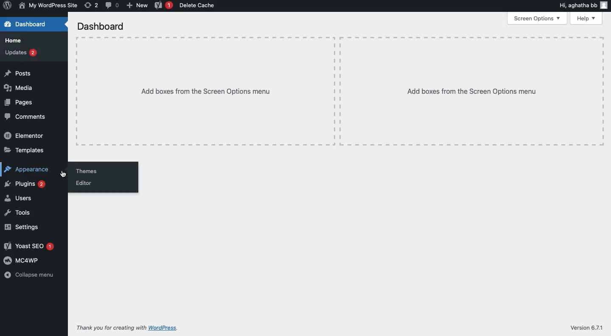 The width and height of the screenshot is (611, 336). What do you see at coordinates (539, 19) in the screenshot?
I see `Screen options` at bounding box center [539, 19].